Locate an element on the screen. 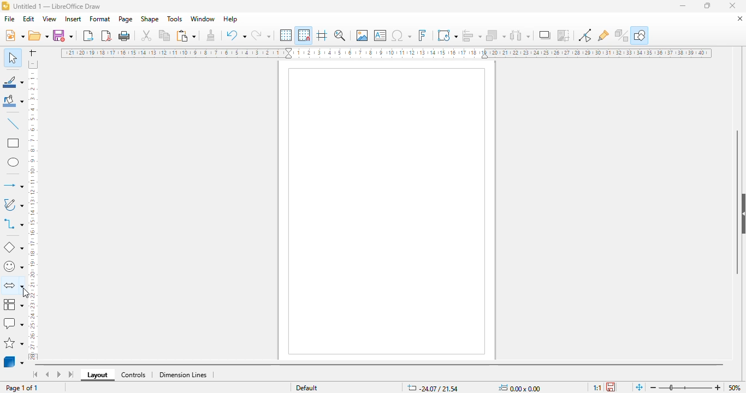 The width and height of the screenshot is (746, 393). cut is located at coordinates (146, 35).